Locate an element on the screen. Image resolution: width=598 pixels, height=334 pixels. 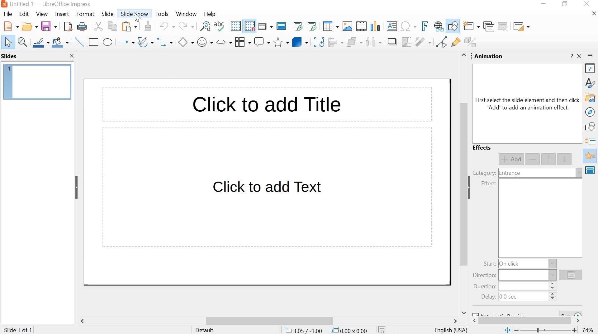
insert image is located at coordinates (347, 26).